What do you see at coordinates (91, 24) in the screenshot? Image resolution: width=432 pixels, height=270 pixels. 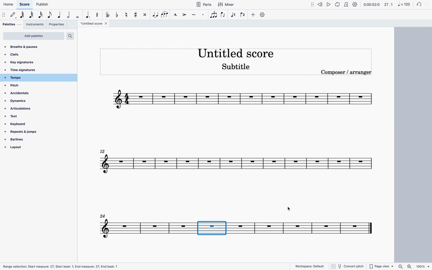 I see `score title` at bounding box center [91, 24].